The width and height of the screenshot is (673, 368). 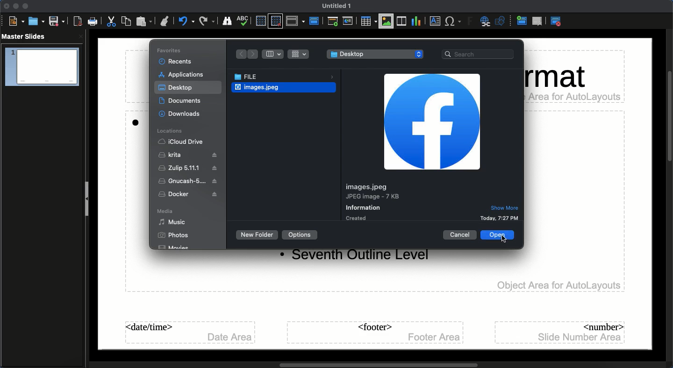 I want to click on FILE, so click(x=286, y=77).